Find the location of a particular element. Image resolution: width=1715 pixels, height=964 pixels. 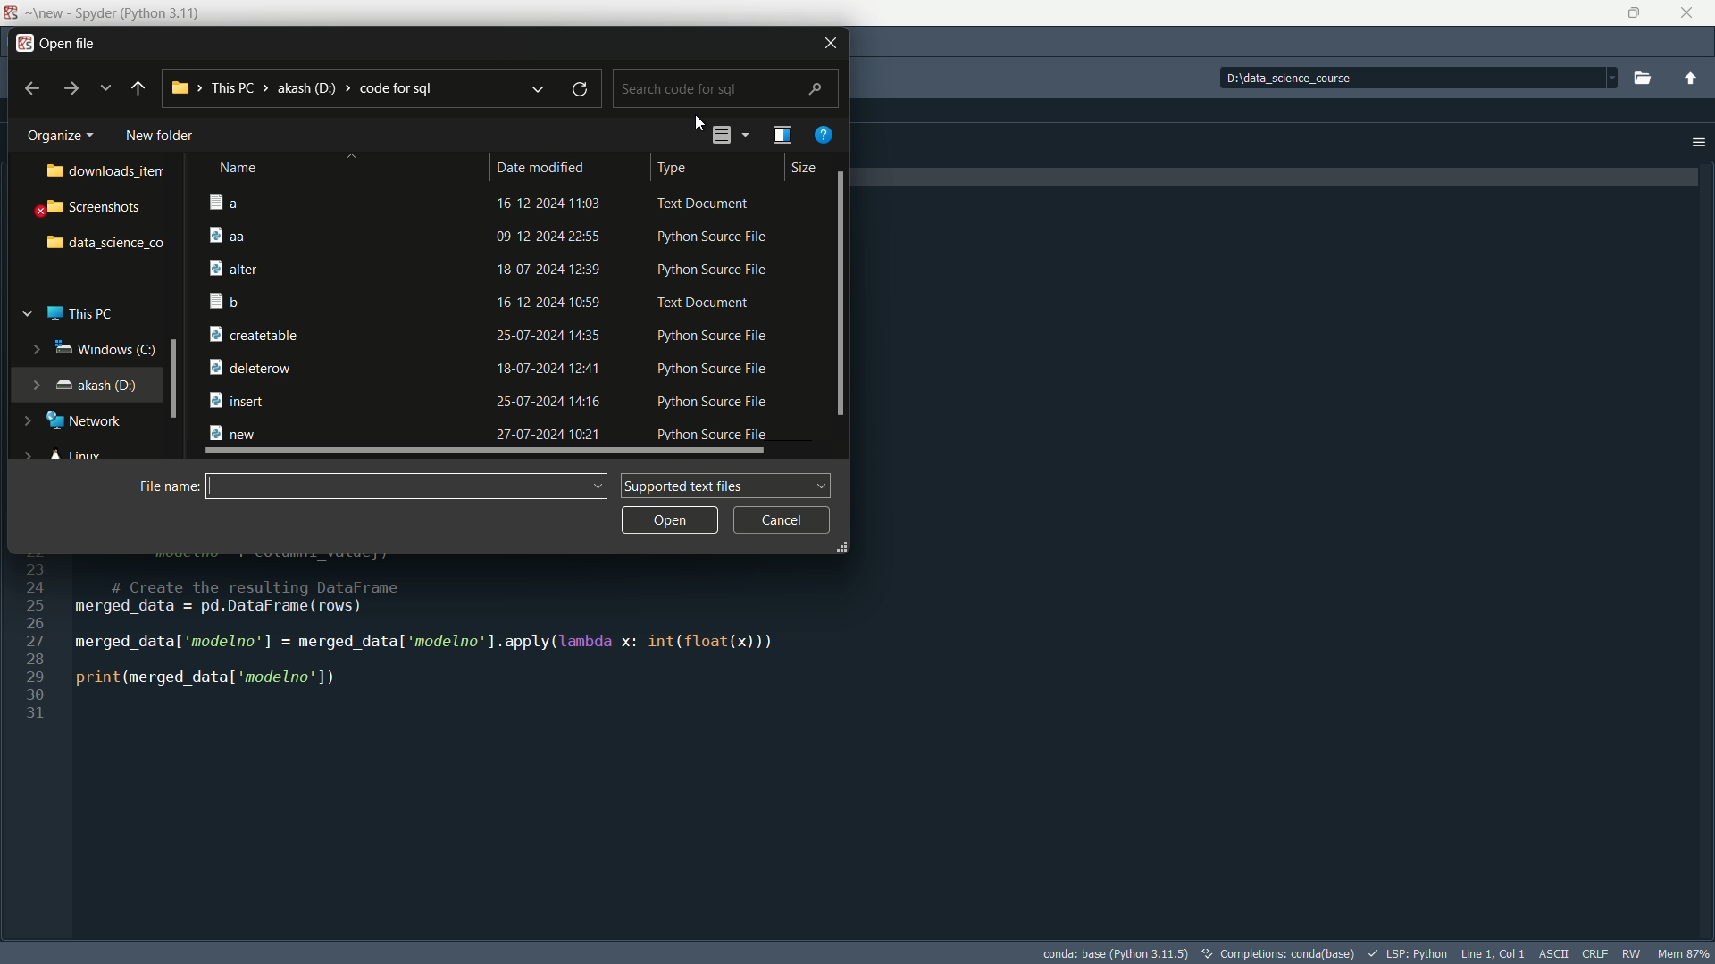

app icon is located at coordinates (22, 44).